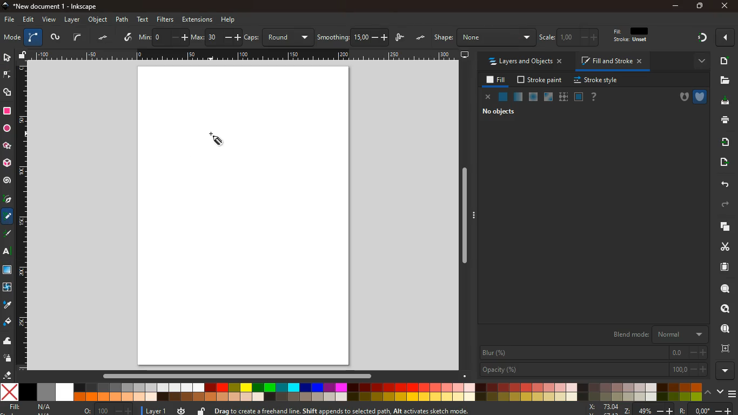 The width and height of the screenshot is (738, 415). What do you see at coordinates (594, 353) in the screenshot?
I see `blur` at bounding box center [594, 353].